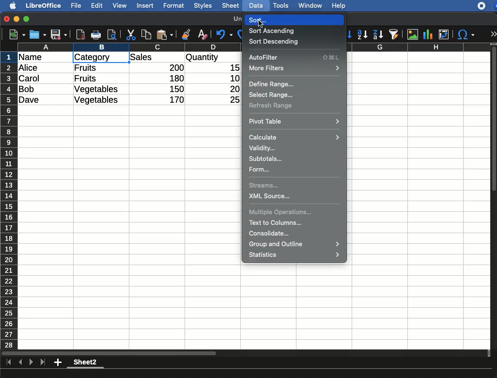  I want to click on Dave, so click(31, 100).